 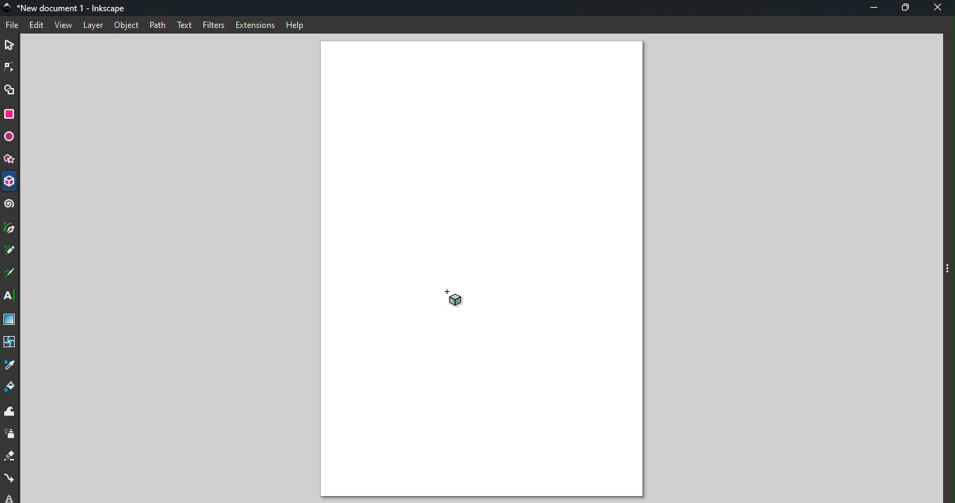 I want to click on Spray tool, so click(x=10, y=436).